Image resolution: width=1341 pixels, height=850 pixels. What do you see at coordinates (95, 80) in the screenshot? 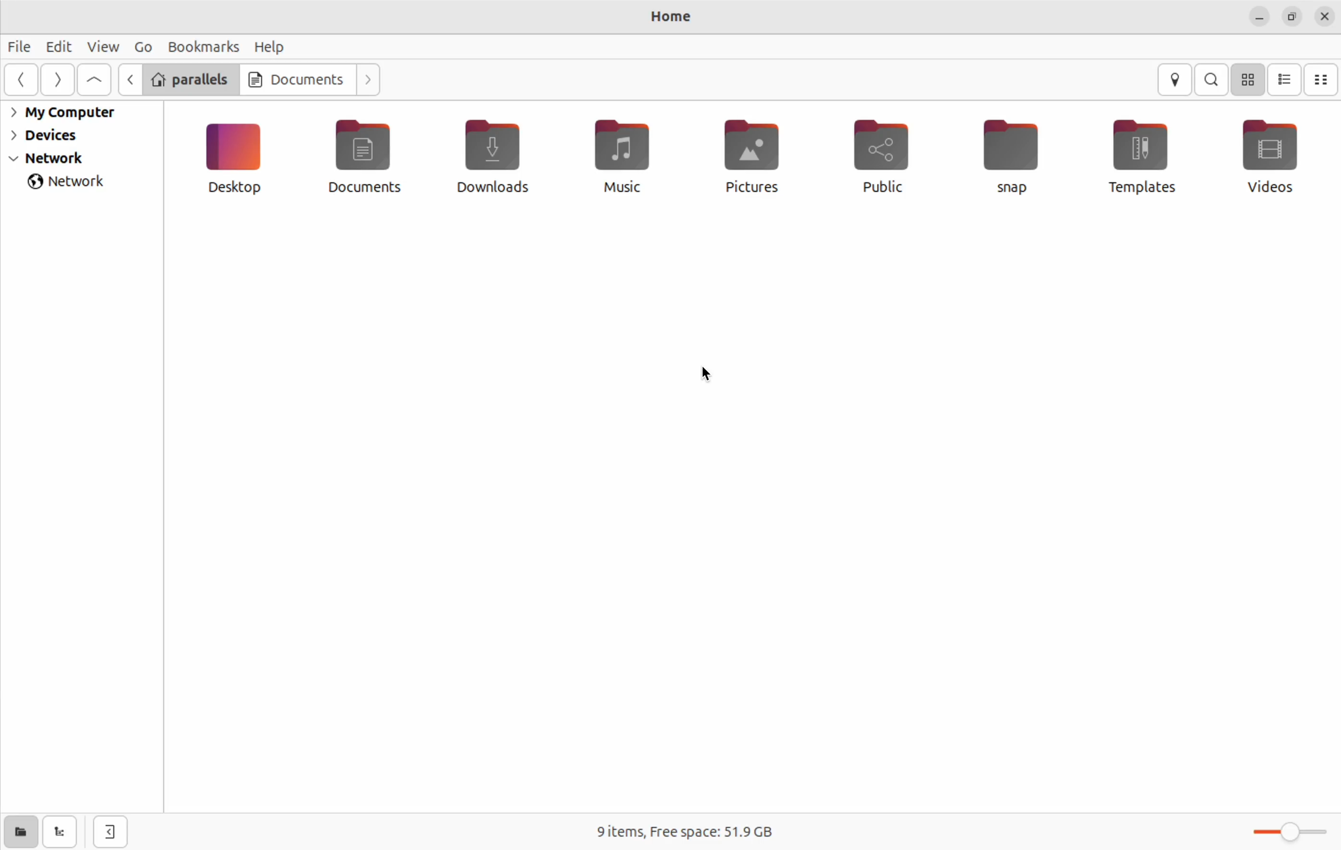
I see `Go to parent folder` at bounding box center [95, 80].